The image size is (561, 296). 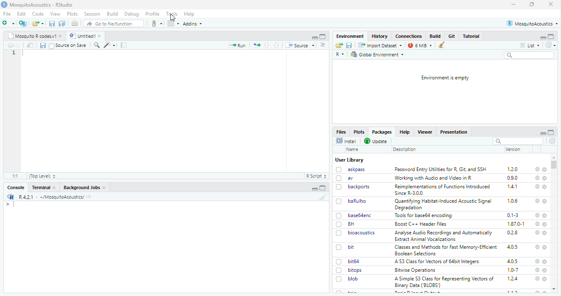 I want to click on grid, so click(x=173, y=23).